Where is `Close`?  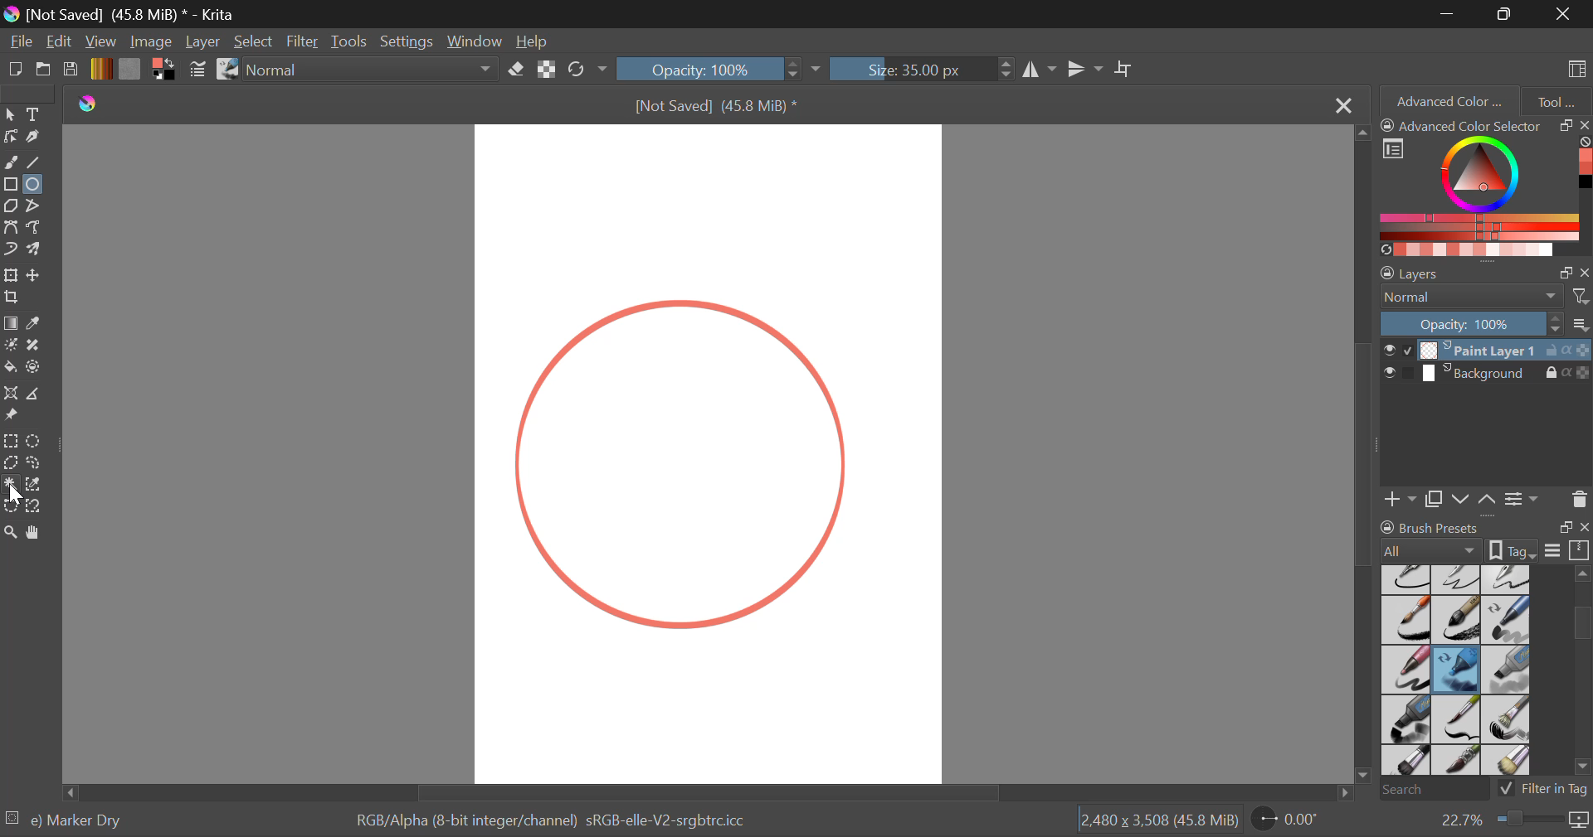 Close is located at coordinates (1564, 13).